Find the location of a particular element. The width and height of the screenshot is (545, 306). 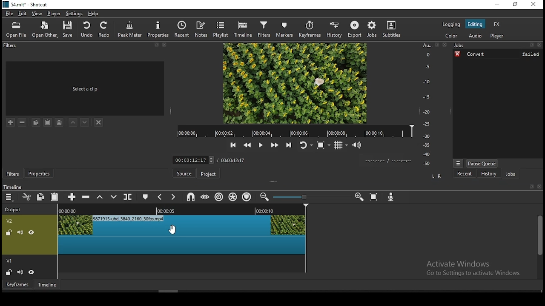

create/edit marker is located at coordinates (144, 197).